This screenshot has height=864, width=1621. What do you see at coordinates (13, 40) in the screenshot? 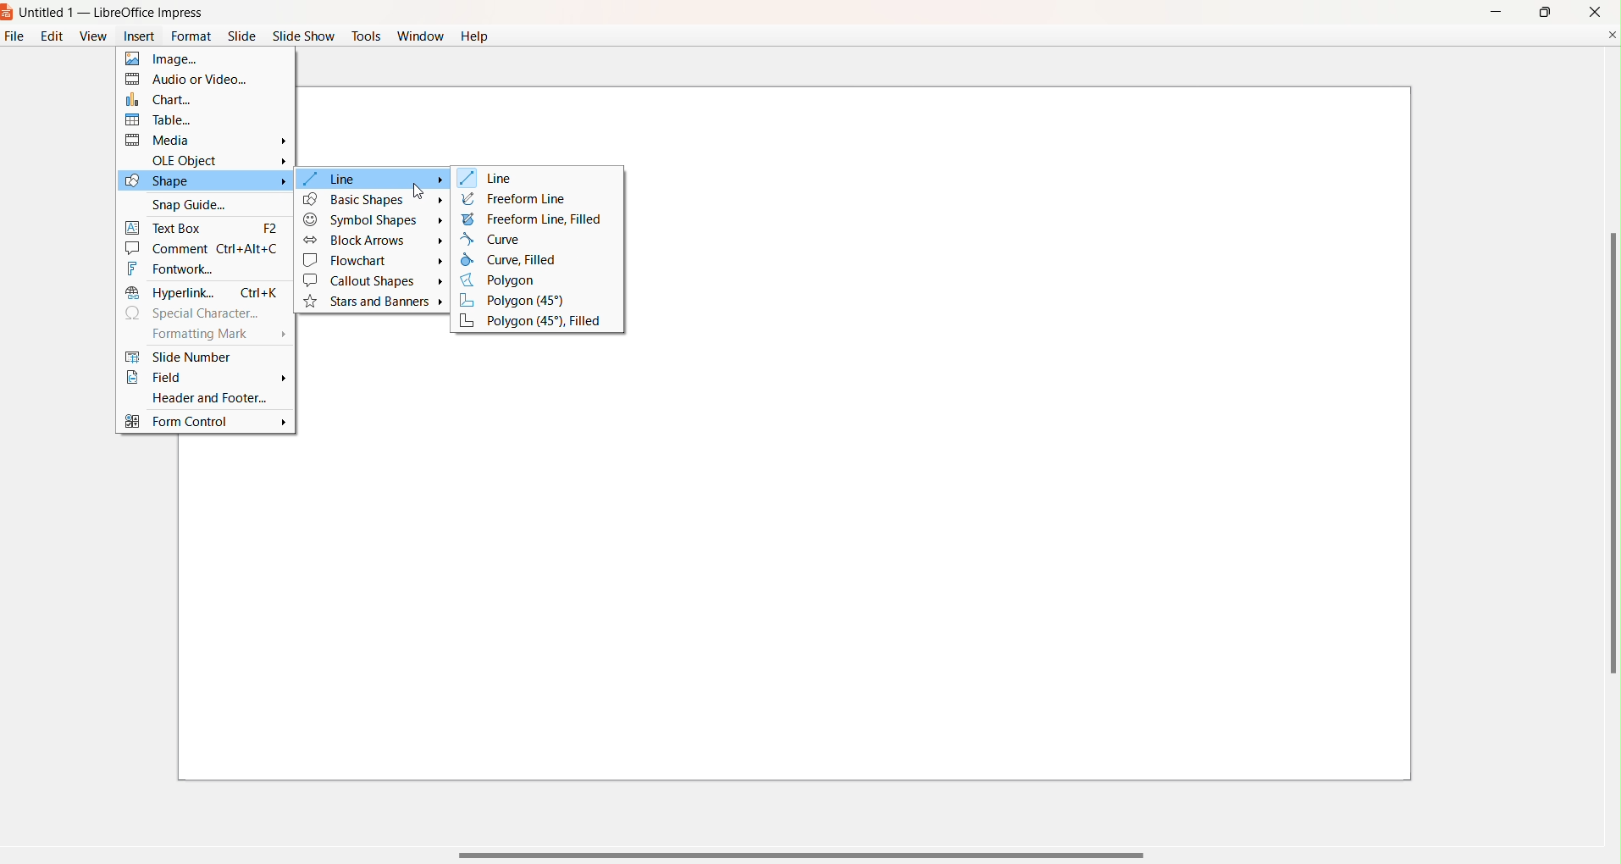
I see `File` at bounding box center [13, 40].